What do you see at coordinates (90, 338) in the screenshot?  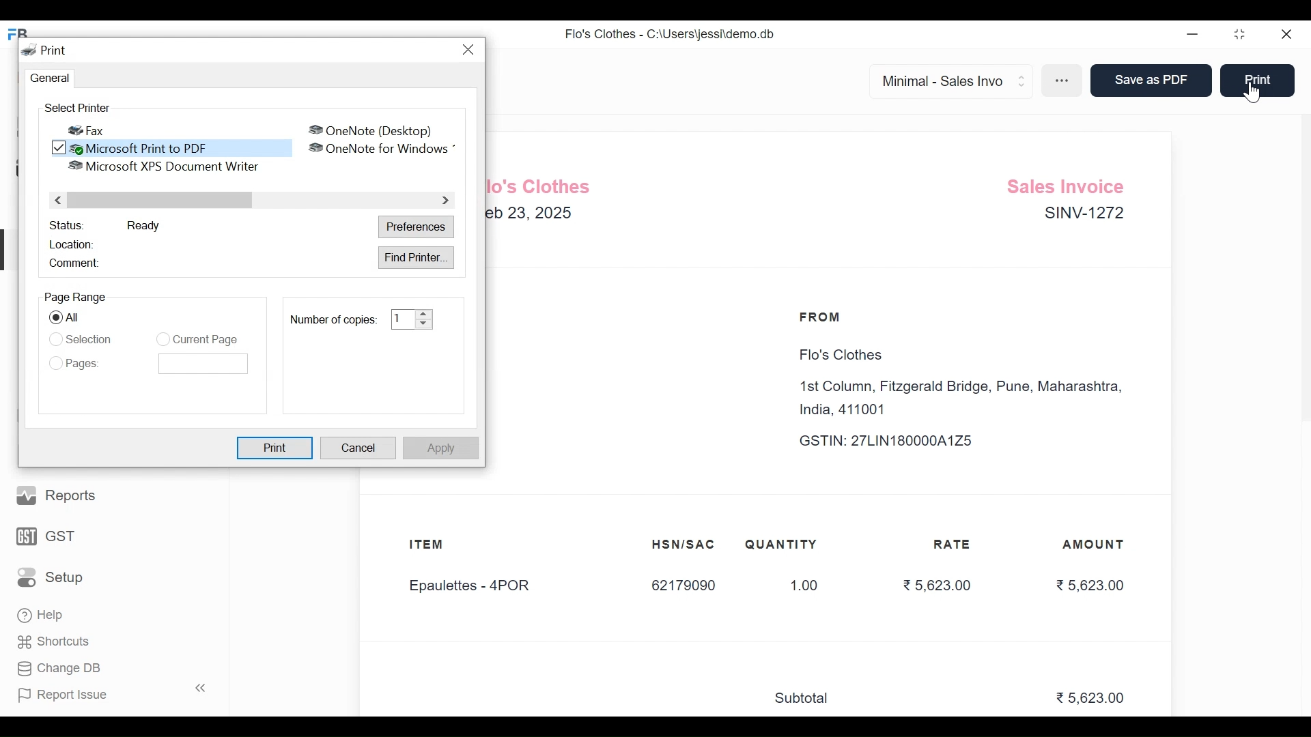 I see `Selection` at bounding box center [90, 338].